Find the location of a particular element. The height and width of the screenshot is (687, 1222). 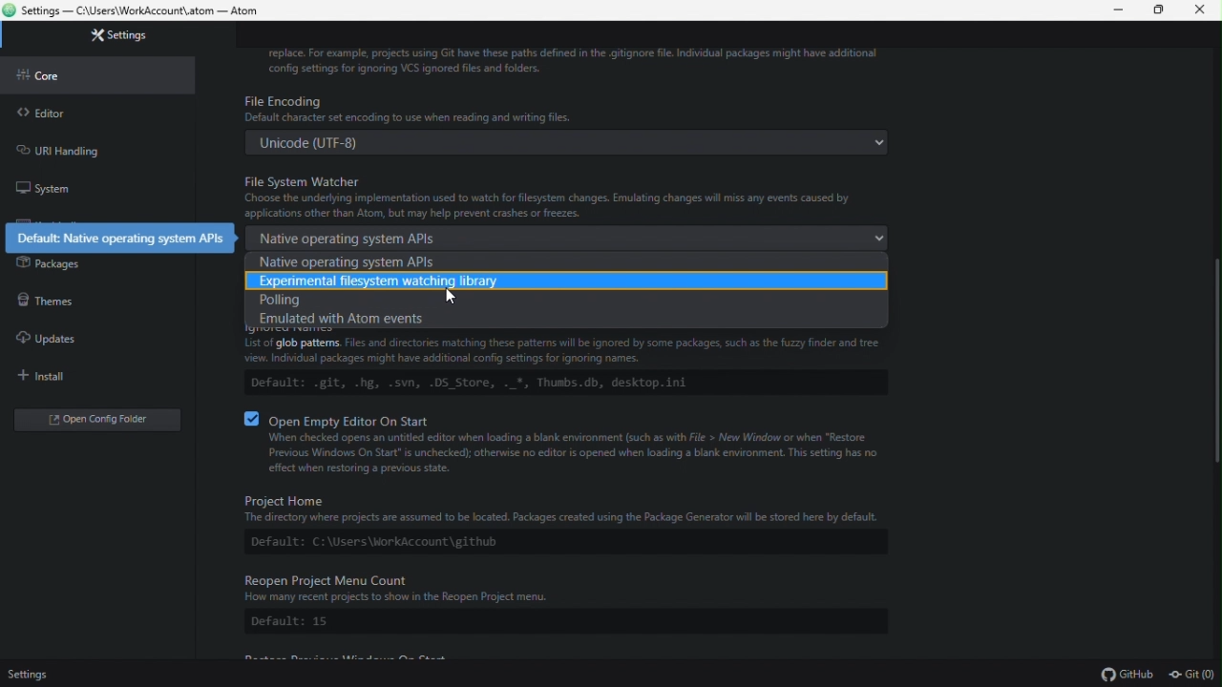

Settings is located at coordinates (38, 675).